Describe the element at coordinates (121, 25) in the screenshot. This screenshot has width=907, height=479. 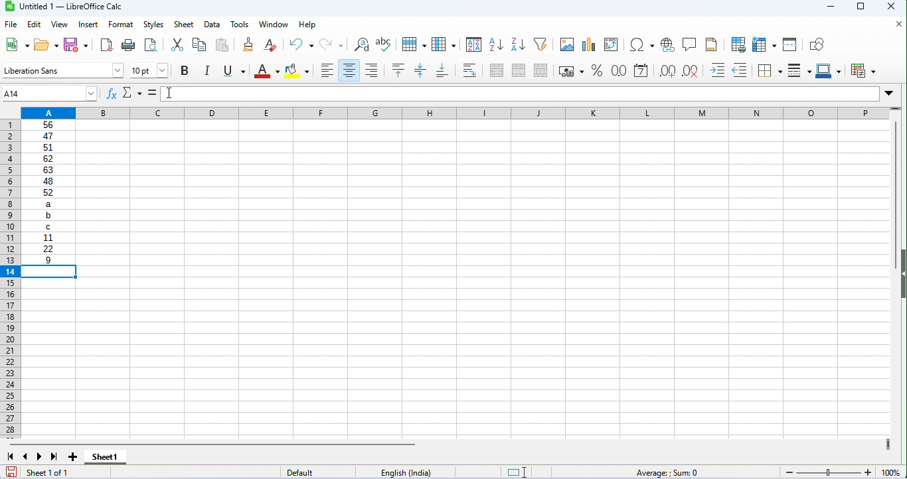
I see `format` at that location.